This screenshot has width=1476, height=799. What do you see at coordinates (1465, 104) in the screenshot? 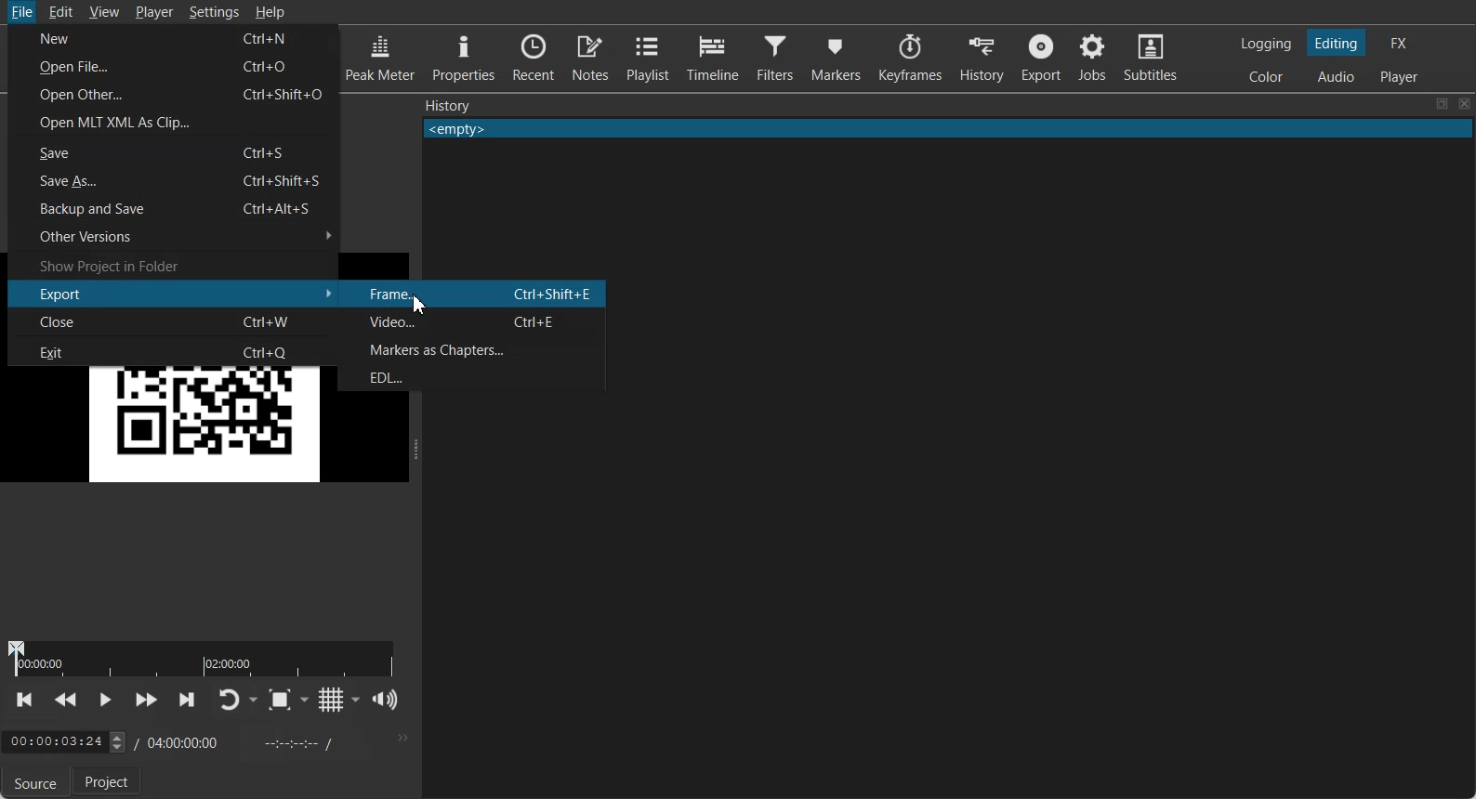
I see `Close` at bounding box center [1465, 104].